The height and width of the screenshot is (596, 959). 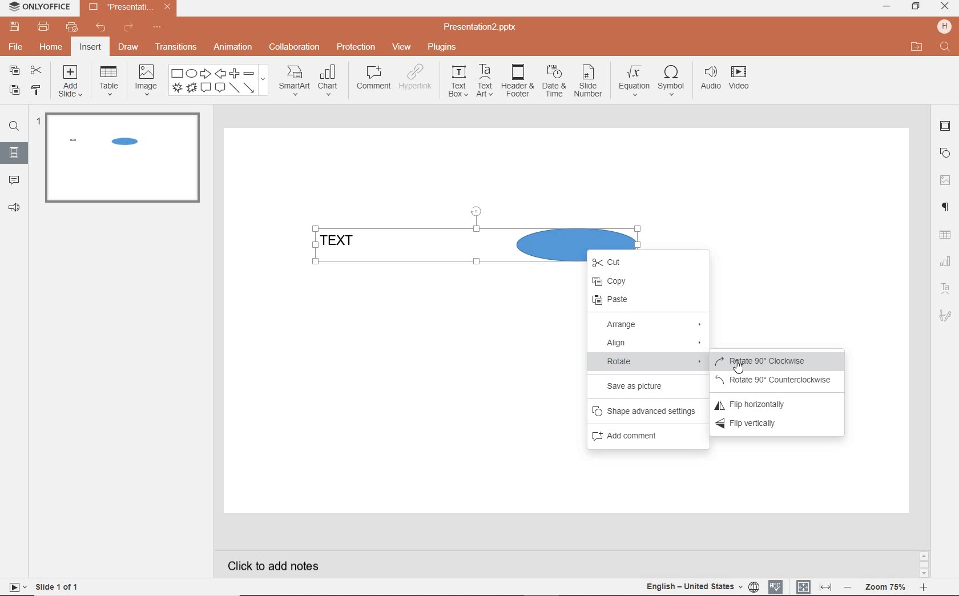 I want to click on Chart settings, so click(x=945, y=261).